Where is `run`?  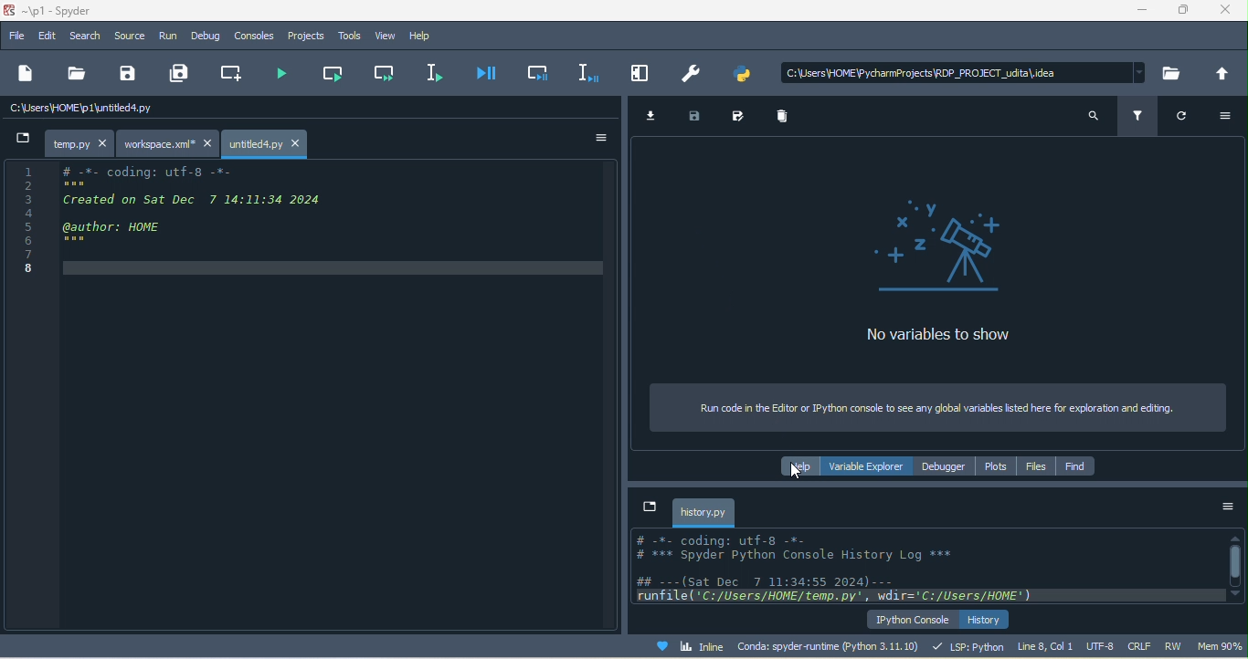
run is located at coordinates (168, 37).